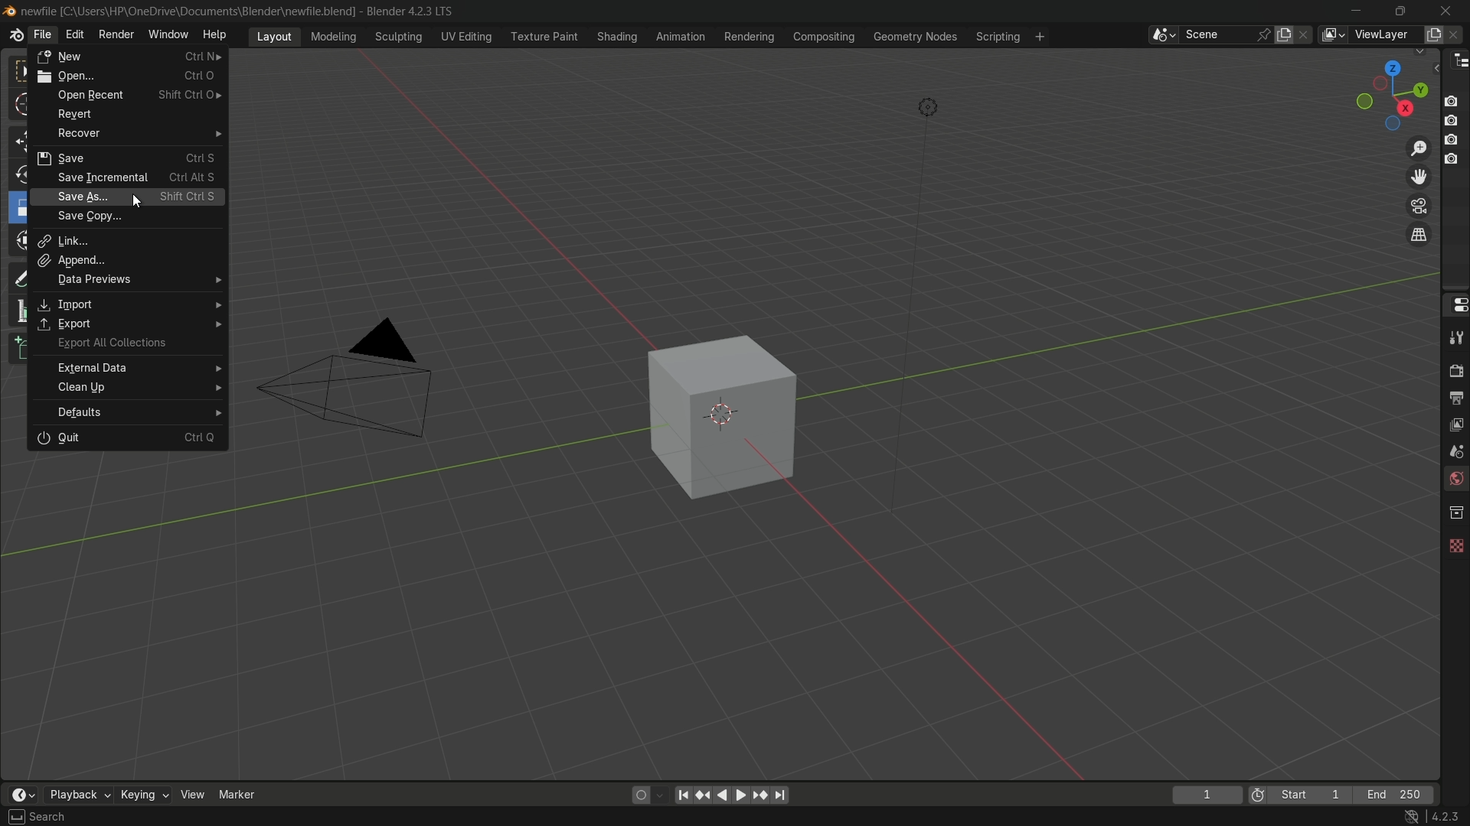  I want to click on jump to endpoint, so click(683, 794).